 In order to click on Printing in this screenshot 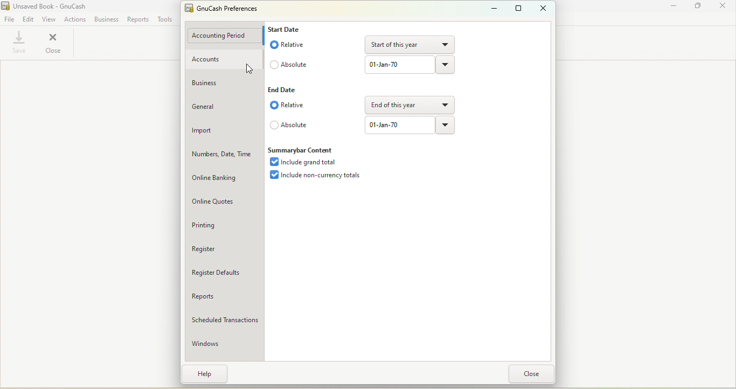, I will do `click(220, 225)`.